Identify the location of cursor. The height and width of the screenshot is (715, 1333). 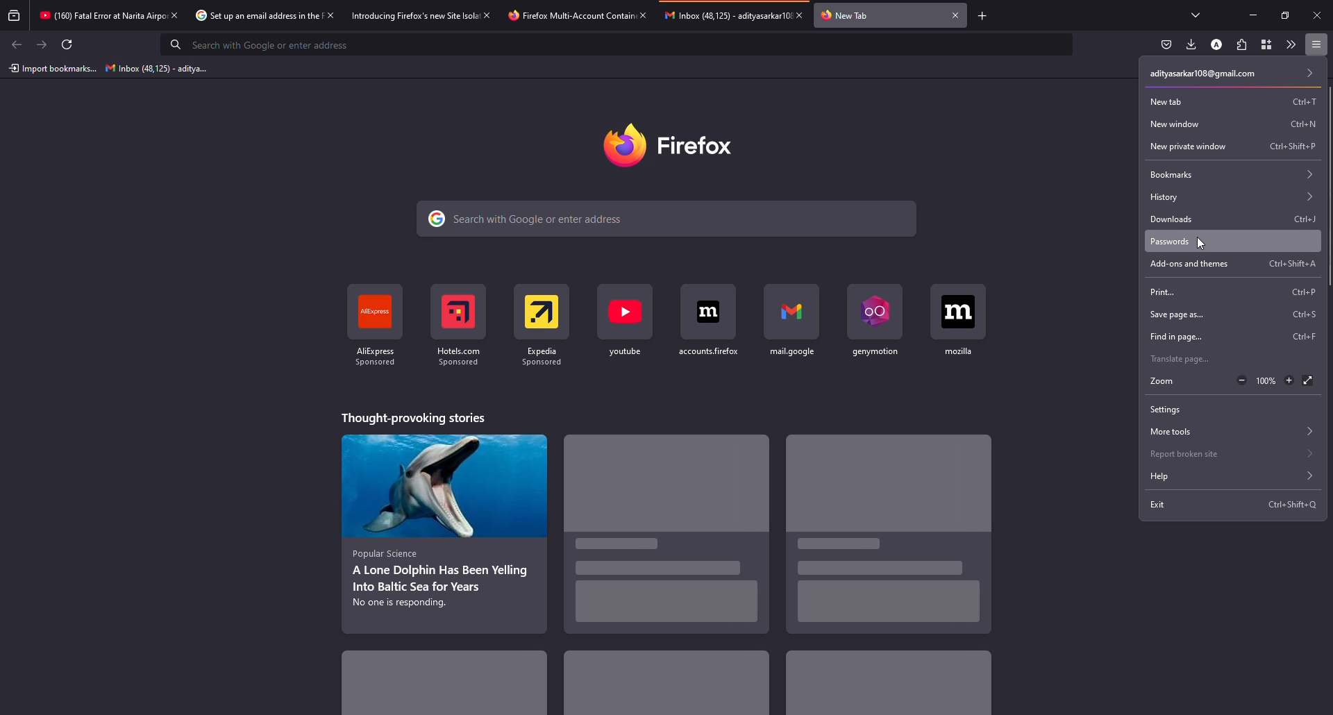
(1205, 243).